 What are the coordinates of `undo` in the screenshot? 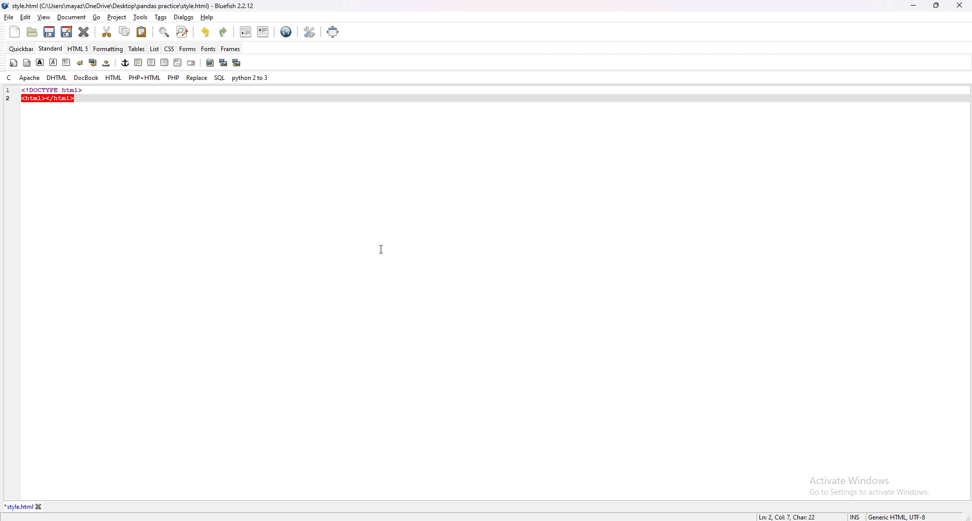 It's located at (206, 32).